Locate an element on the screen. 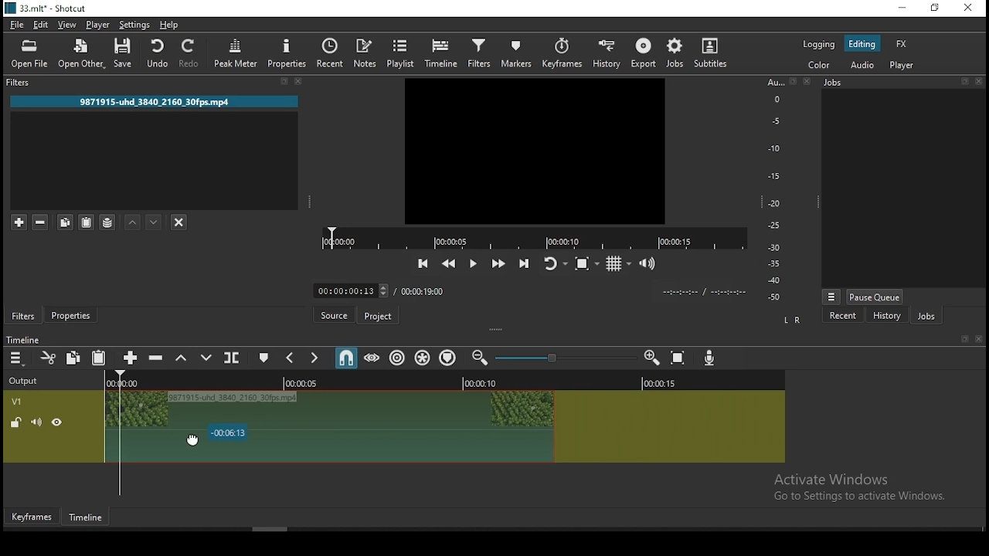  paste is located at coordinates (100, 358).